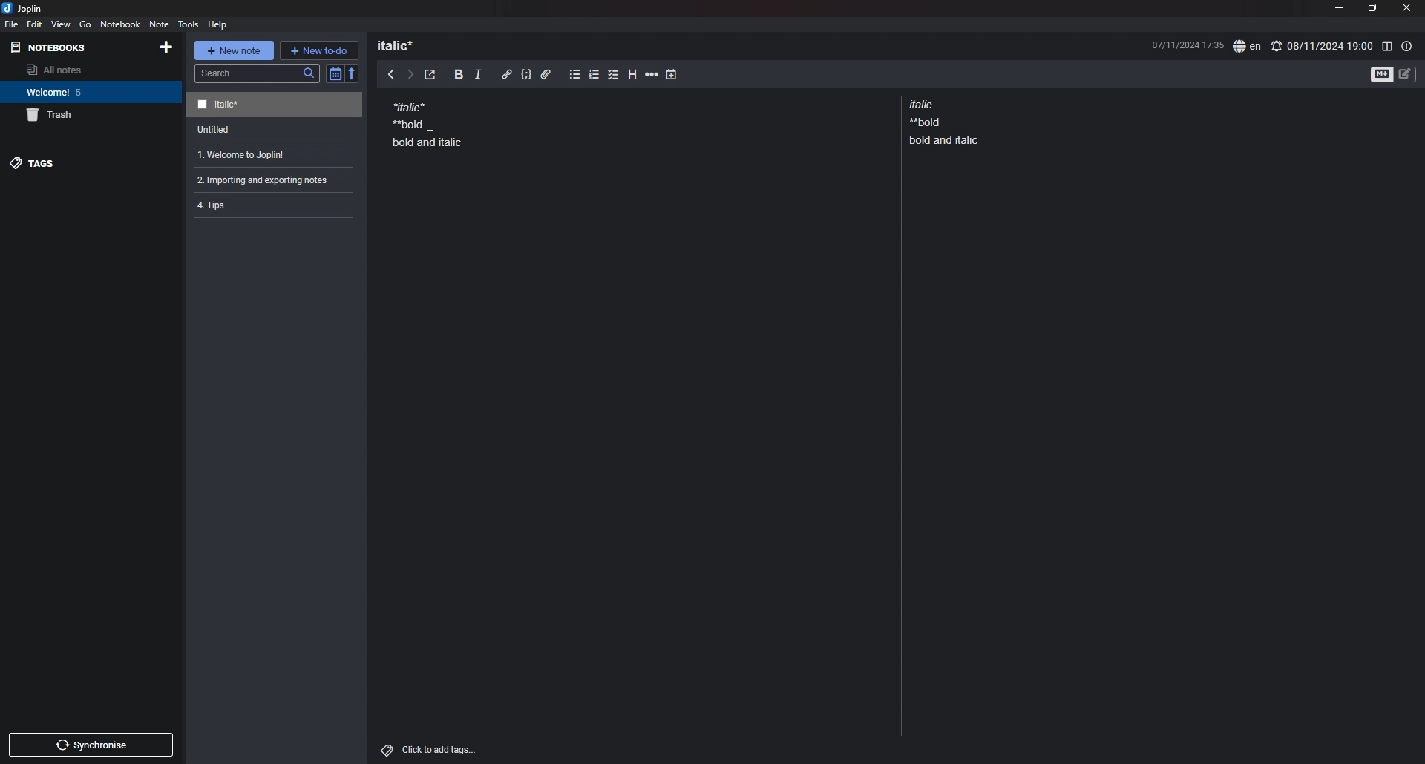 The width and height of the screenshot is (1425, 764). Describe the element at coordinates (271, 155) in the screenshot. I see `note` at that location.